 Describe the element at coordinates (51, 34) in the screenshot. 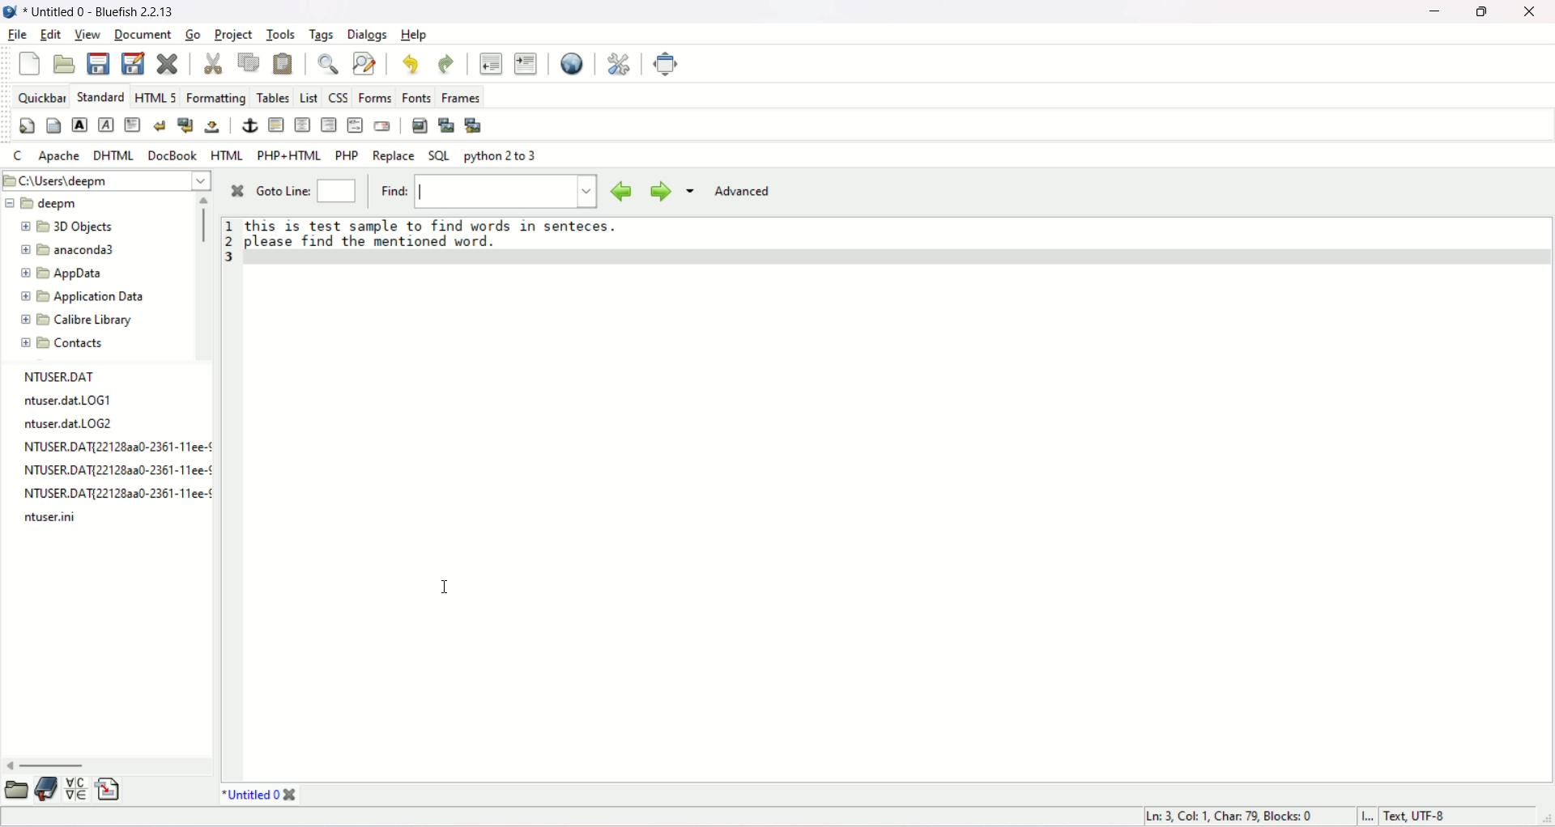

I see `edit` at that location.